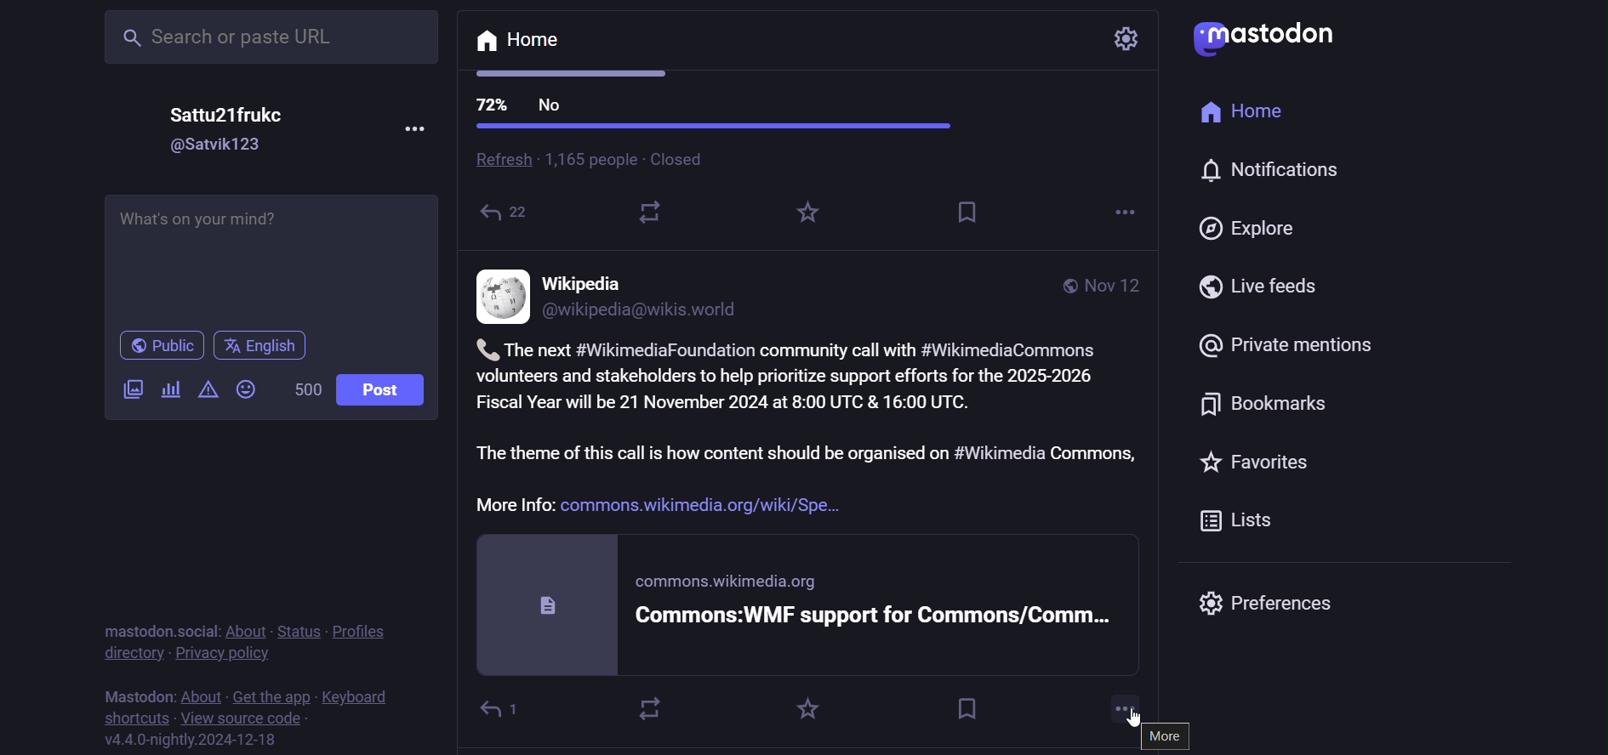 The width and height of the screenshot is (1608, 755). I want to click on more options, so click(1123, 213).